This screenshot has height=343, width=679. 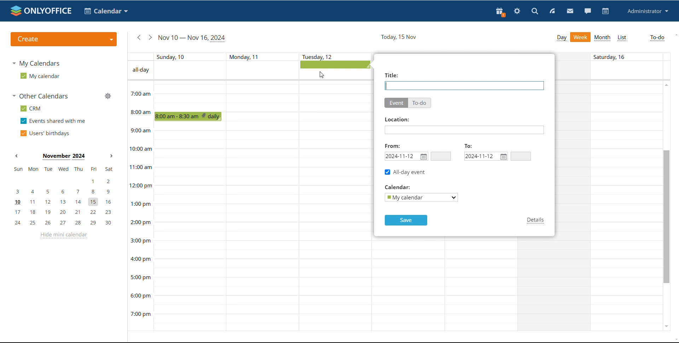 What do you see at coordinates (396, 103) in the screenshot?
I see `event` at bounding box center [396, 103].